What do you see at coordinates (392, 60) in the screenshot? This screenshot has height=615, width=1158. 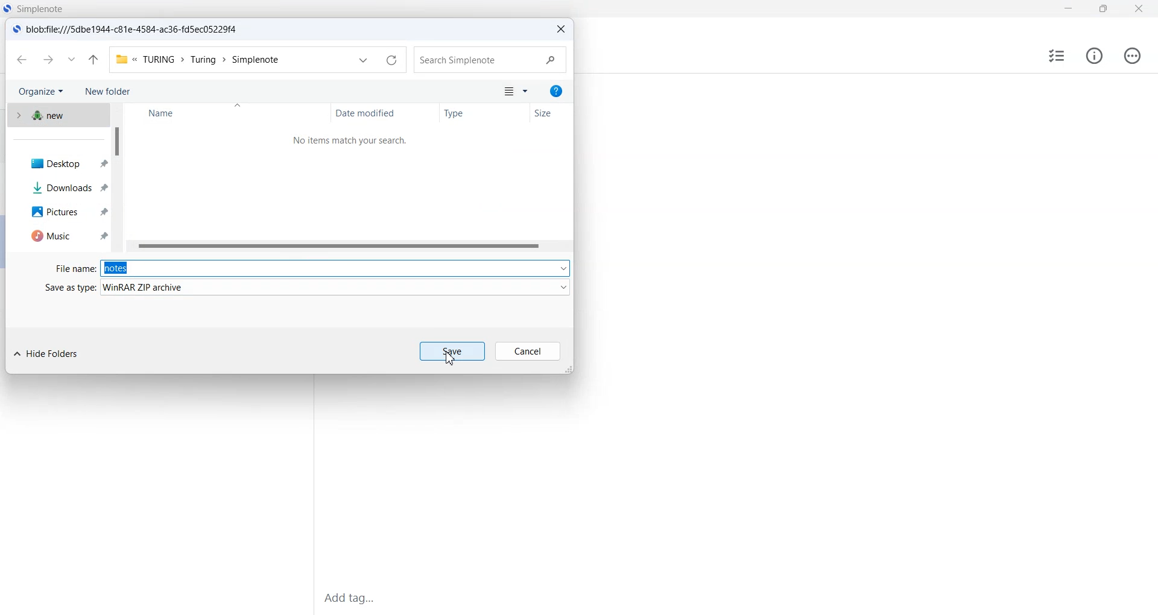 I see `Refresh rework` at bounding box center [392, 60].